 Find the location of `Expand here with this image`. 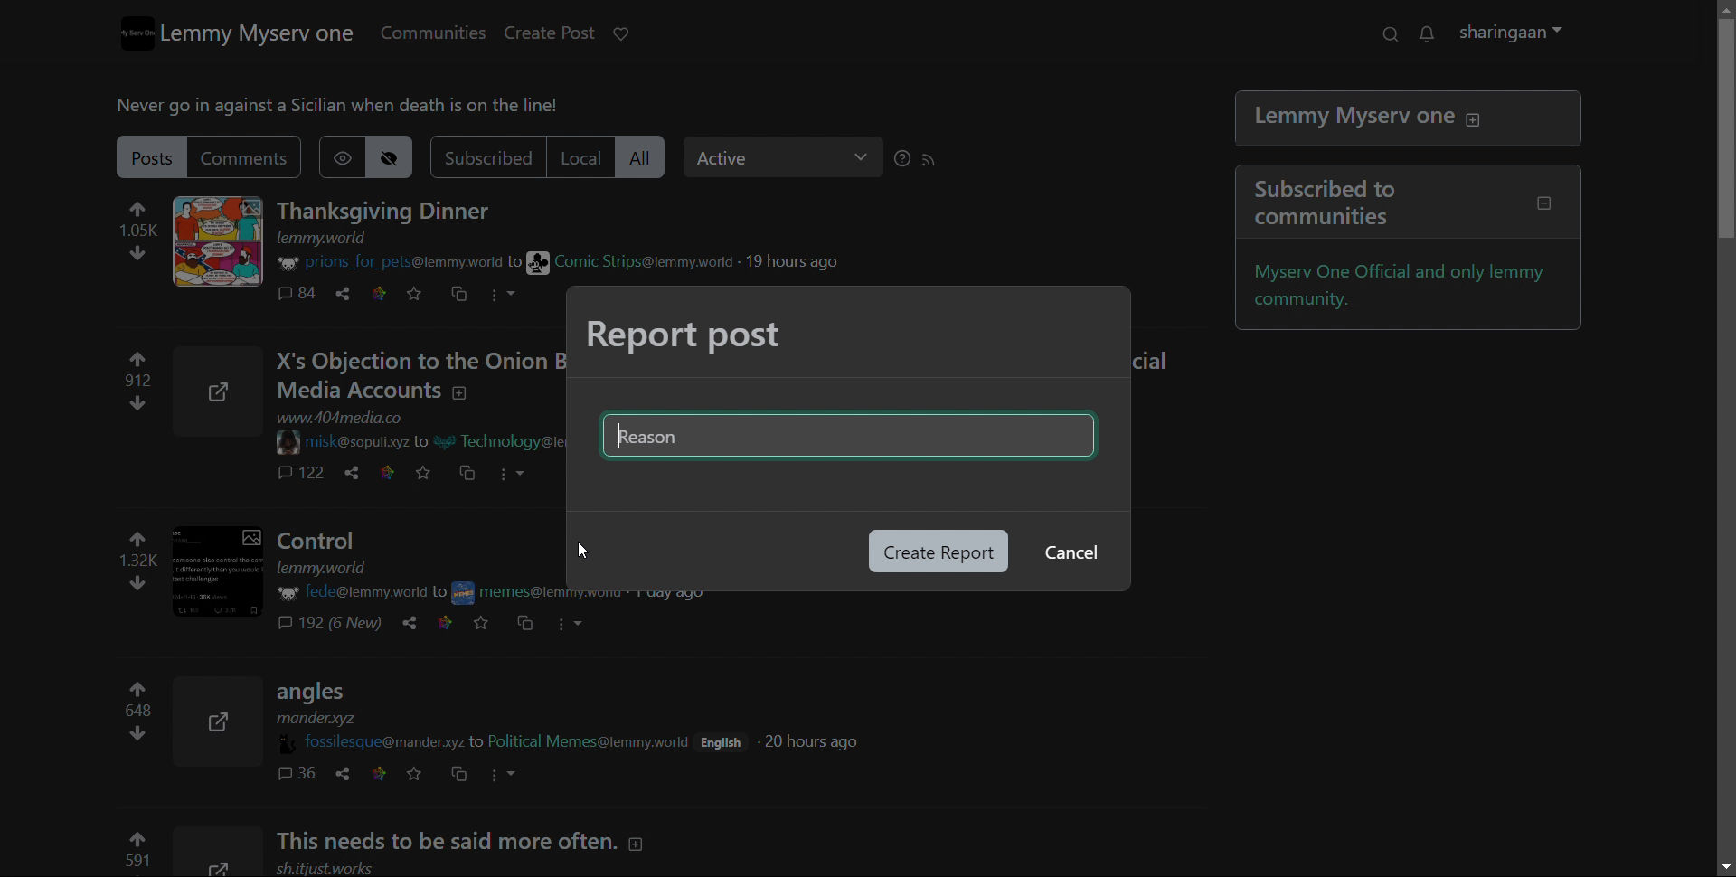

Expand here with this image is located at coordinates (222, 724).